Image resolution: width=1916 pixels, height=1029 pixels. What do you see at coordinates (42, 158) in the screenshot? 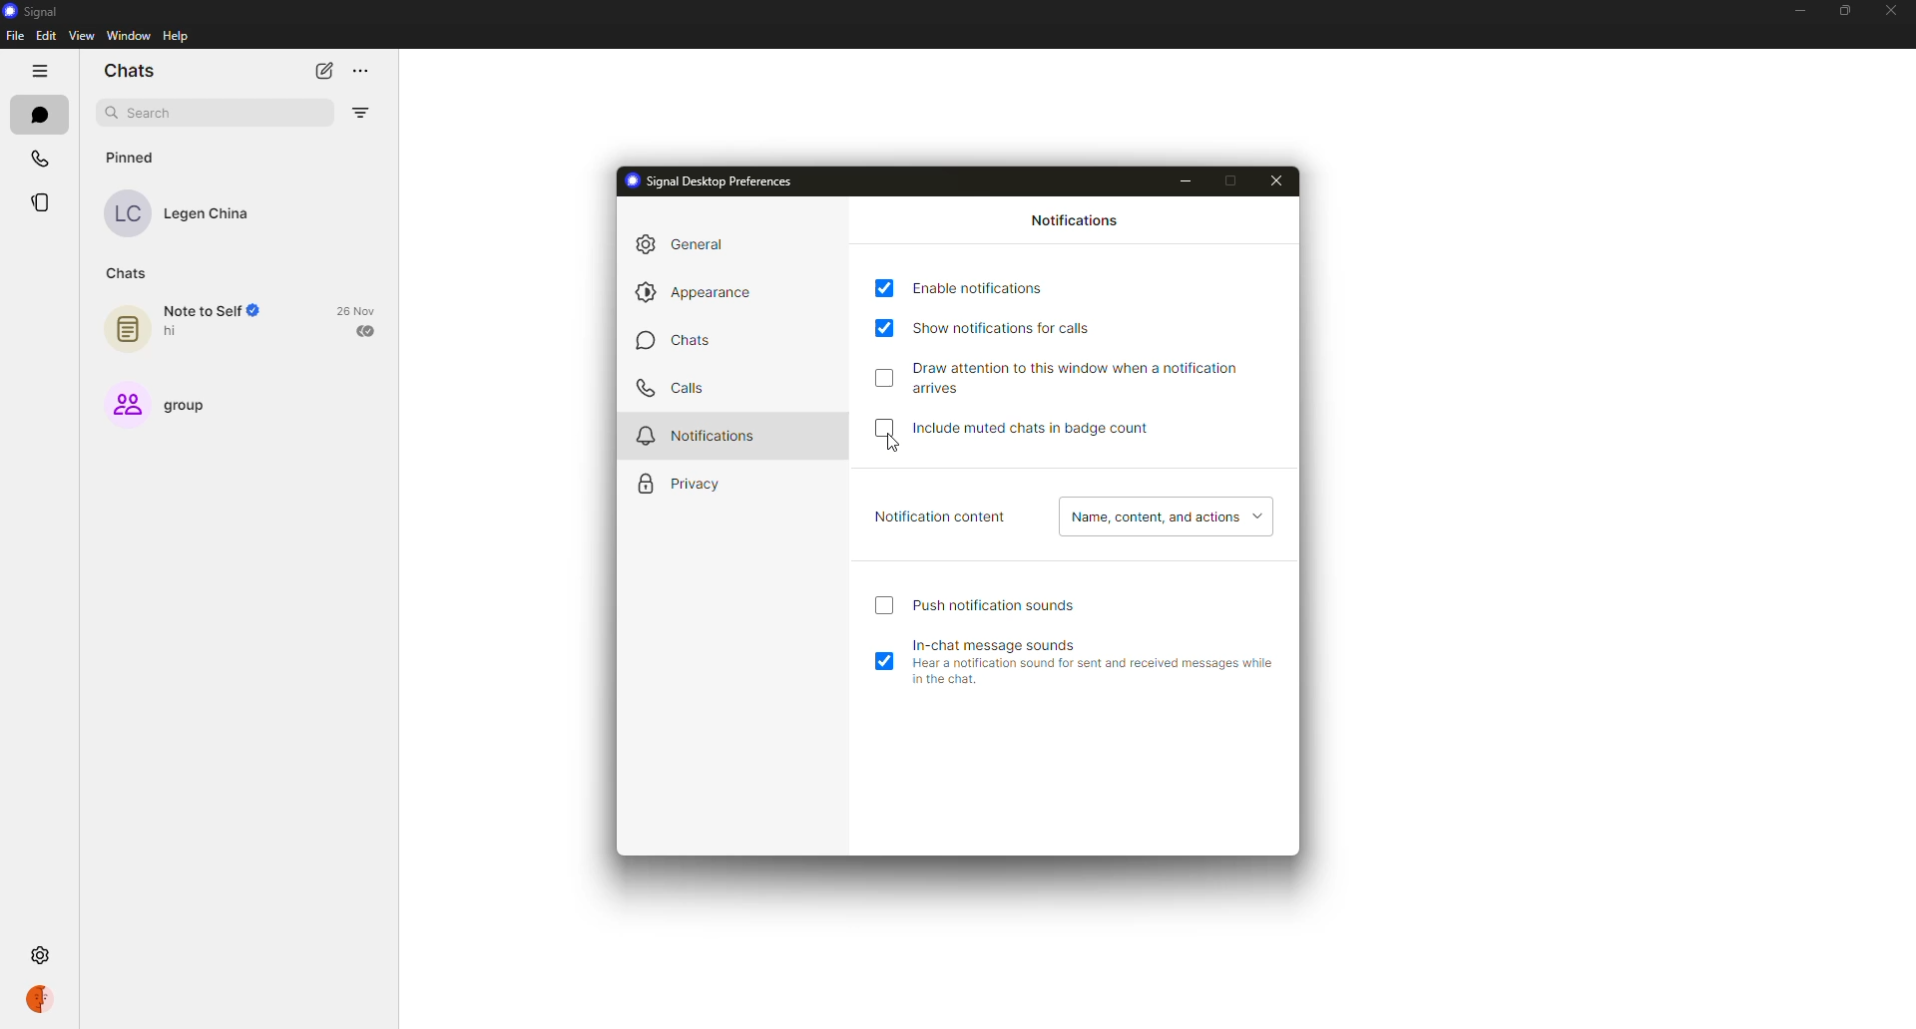
I see `calls` at bounding box center [42, 158].